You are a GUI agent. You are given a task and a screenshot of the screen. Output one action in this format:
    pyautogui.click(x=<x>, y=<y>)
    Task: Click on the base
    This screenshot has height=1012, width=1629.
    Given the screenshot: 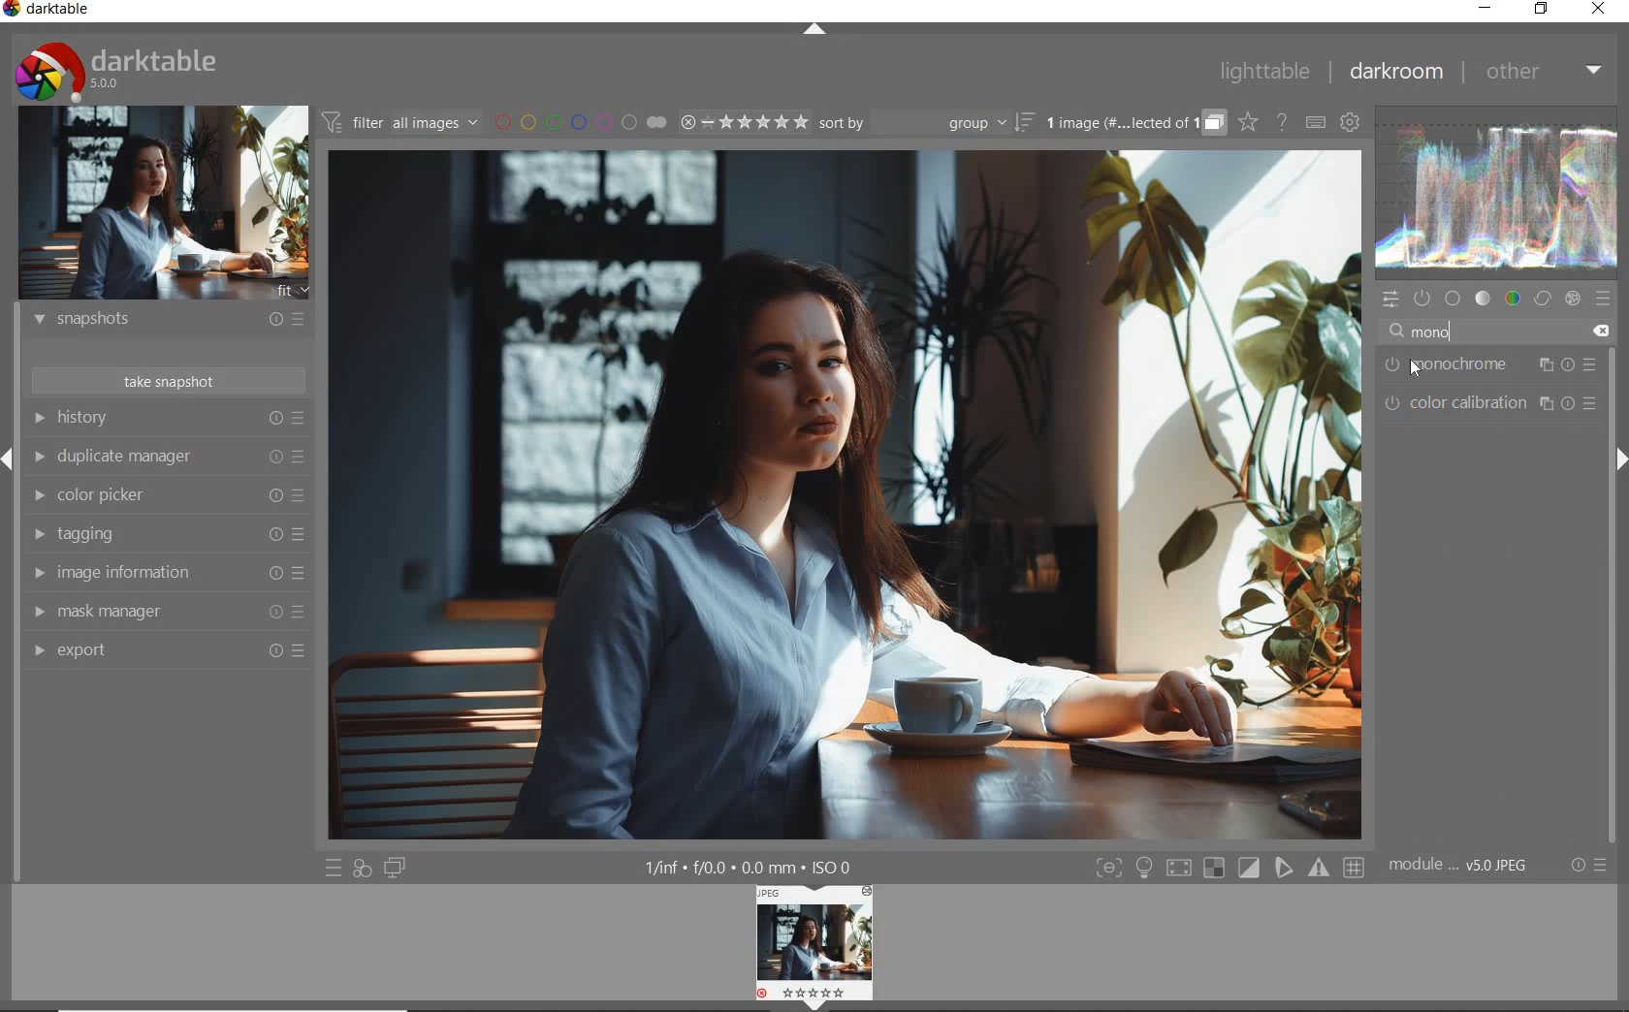 What is the action you would take?
    pyautogui.click(x=1453, y=299)
    